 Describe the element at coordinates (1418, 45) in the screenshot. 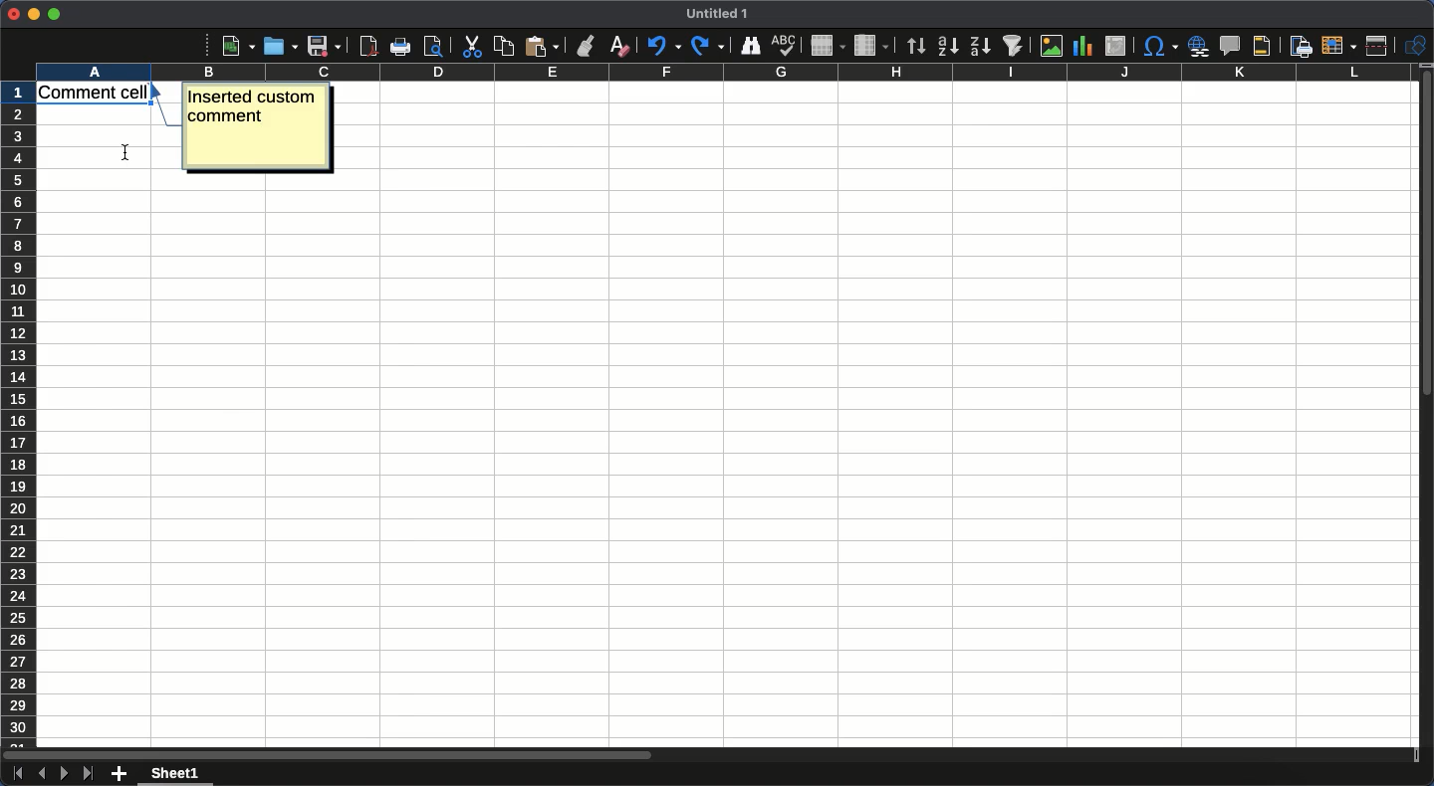

I see `Shapes` at that location.